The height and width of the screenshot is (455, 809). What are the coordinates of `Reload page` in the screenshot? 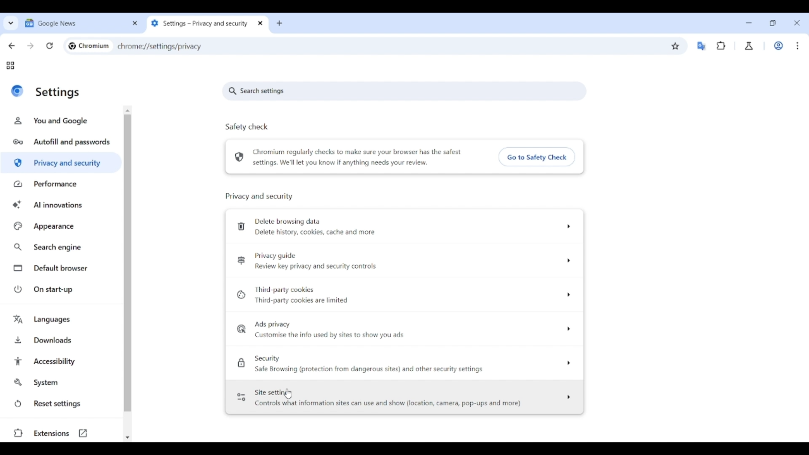 It's located at (50, 45).